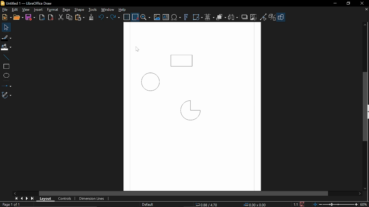 Image resolution: width=369 pixels, height=207 pixels. I want to click on Page 1 of 1, so click(11, 204).